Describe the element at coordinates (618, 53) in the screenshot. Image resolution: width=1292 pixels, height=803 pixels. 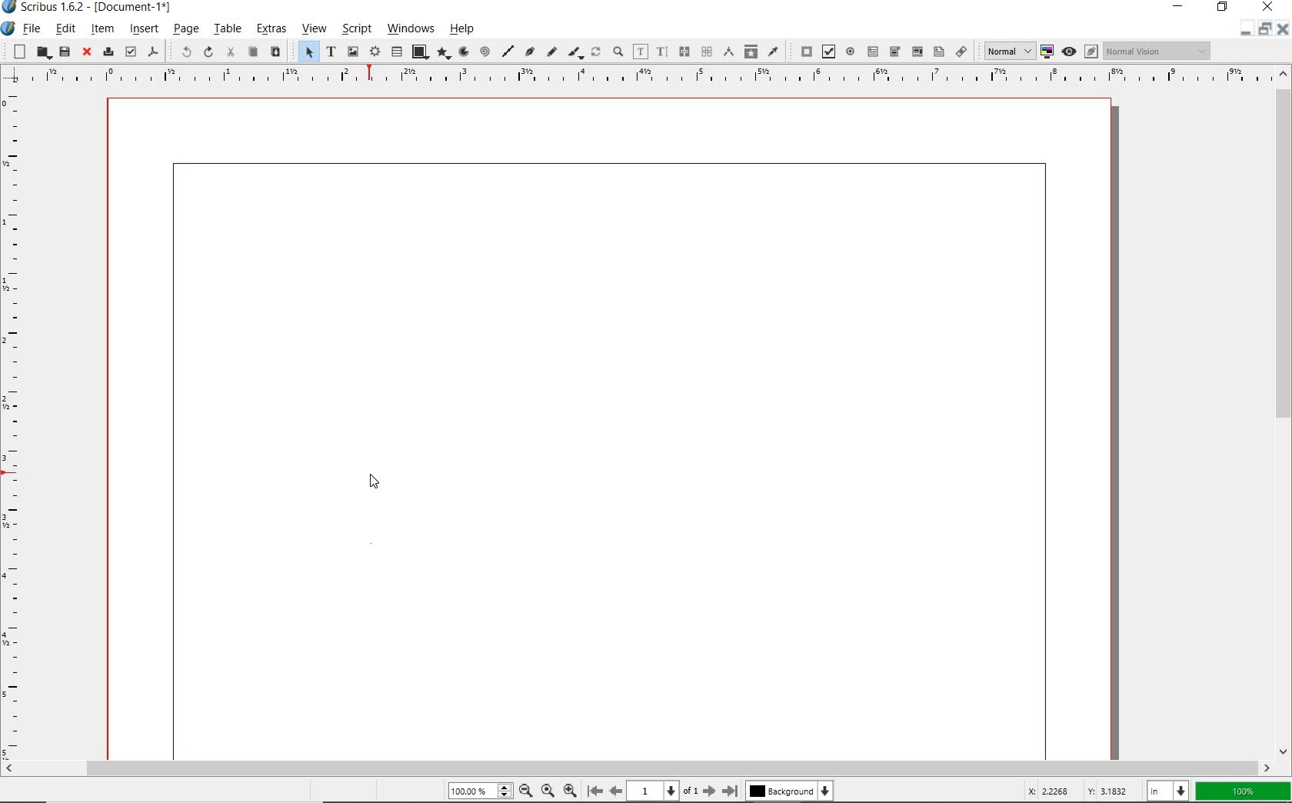
I see `zoom in or zoom out` at that location.